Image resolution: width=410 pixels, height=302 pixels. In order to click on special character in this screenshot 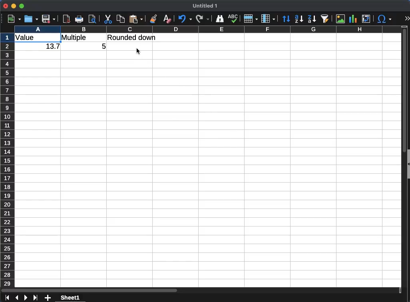, I will do `click(384, 19)`.